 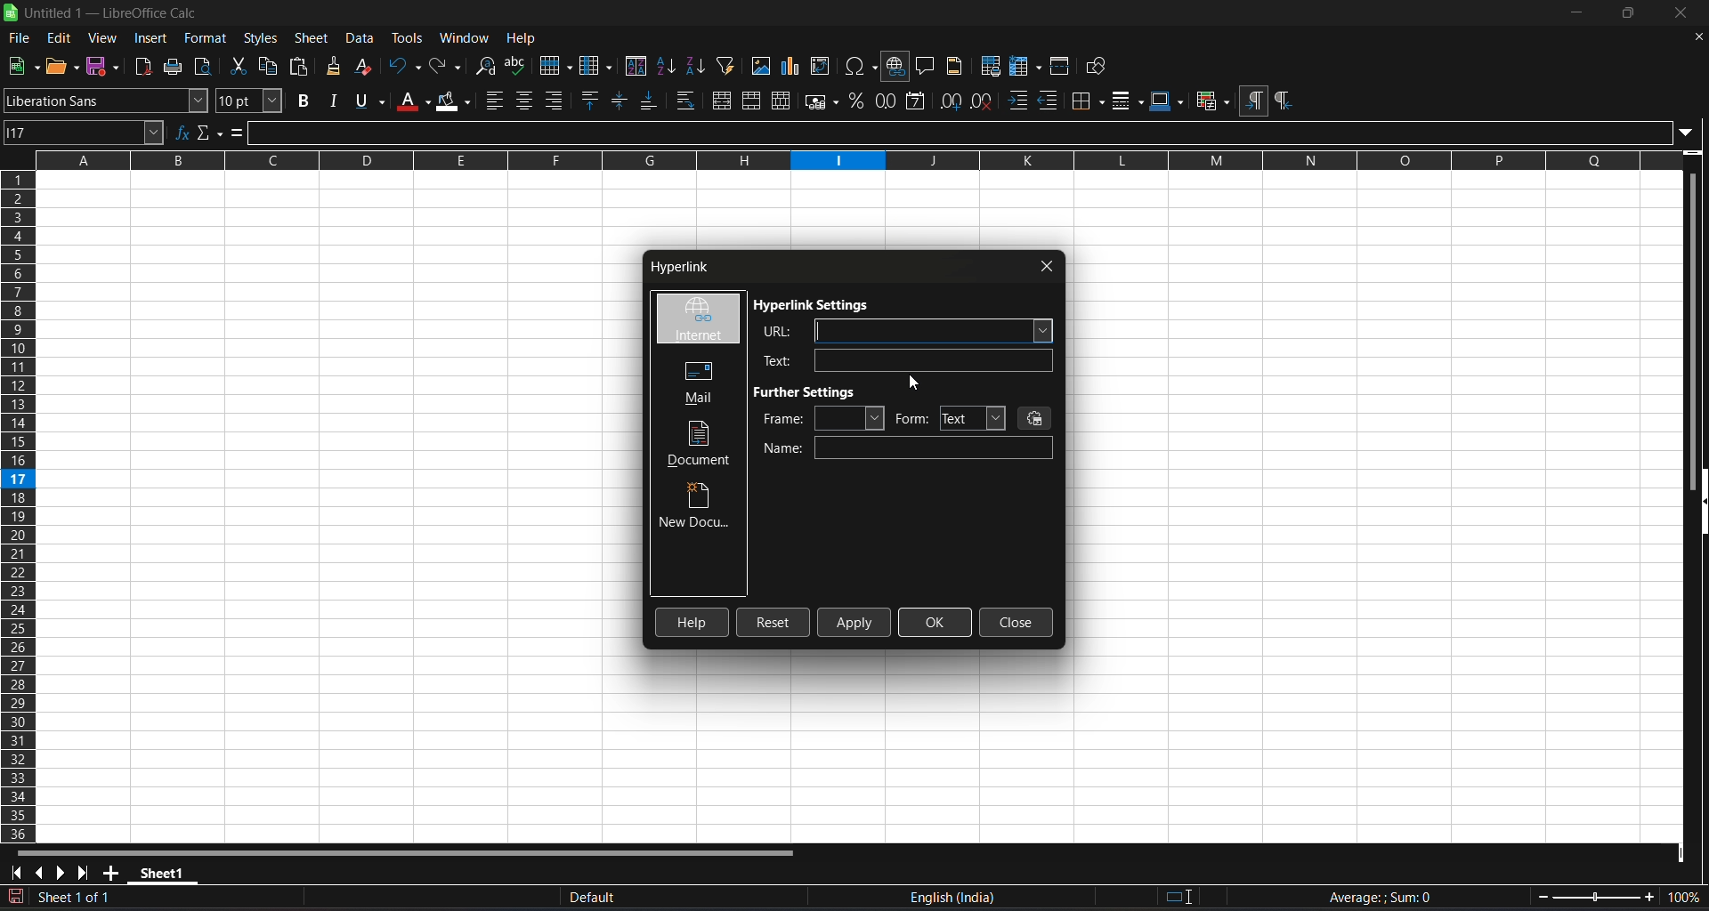 I want to click on save, so click(x=23, y=67).